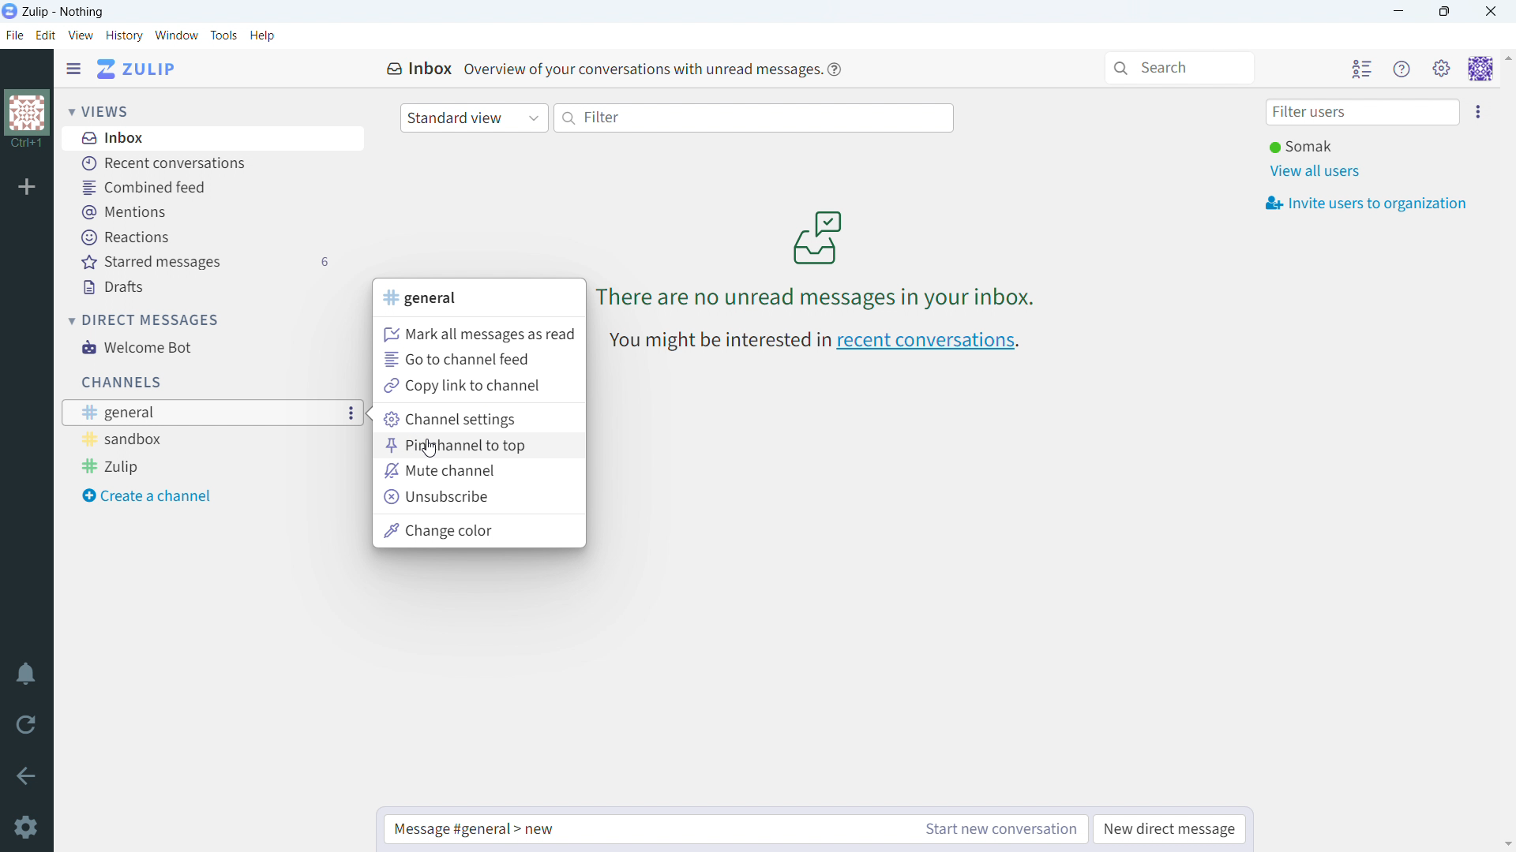 This screenshot has height=852, width=1516. What do you see at coordinates (352, 413) in the screenshot?
I see `options` at bounding box center [352, 413].